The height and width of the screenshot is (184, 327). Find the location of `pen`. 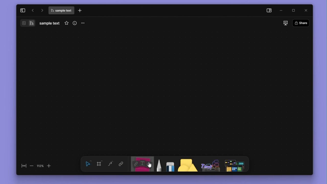

pen is located at coordinates (160, 164).